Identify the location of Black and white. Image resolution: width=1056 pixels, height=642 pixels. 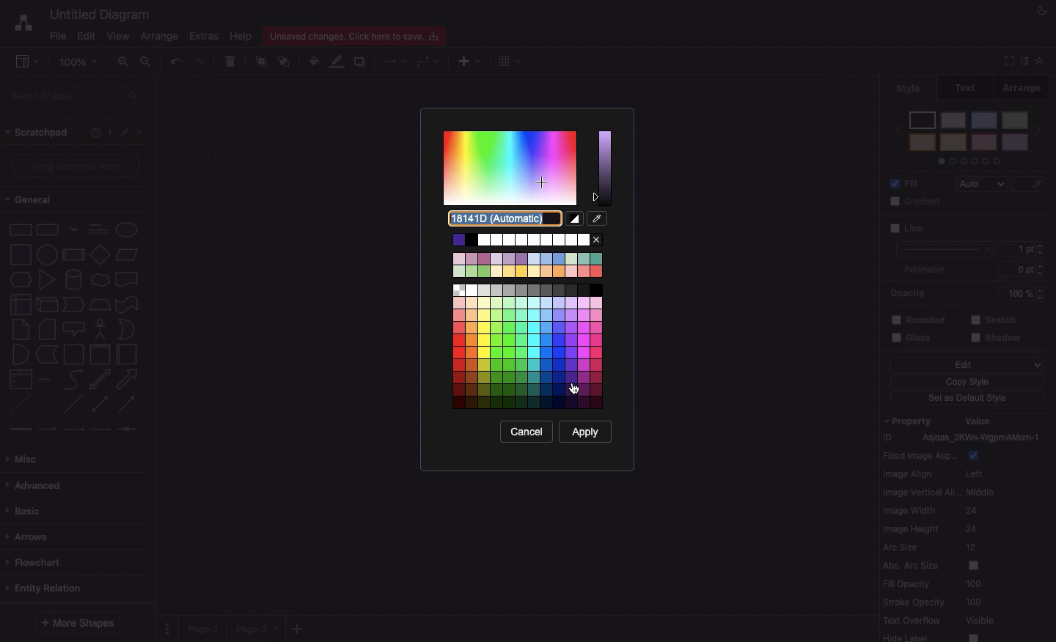
(574, 218).